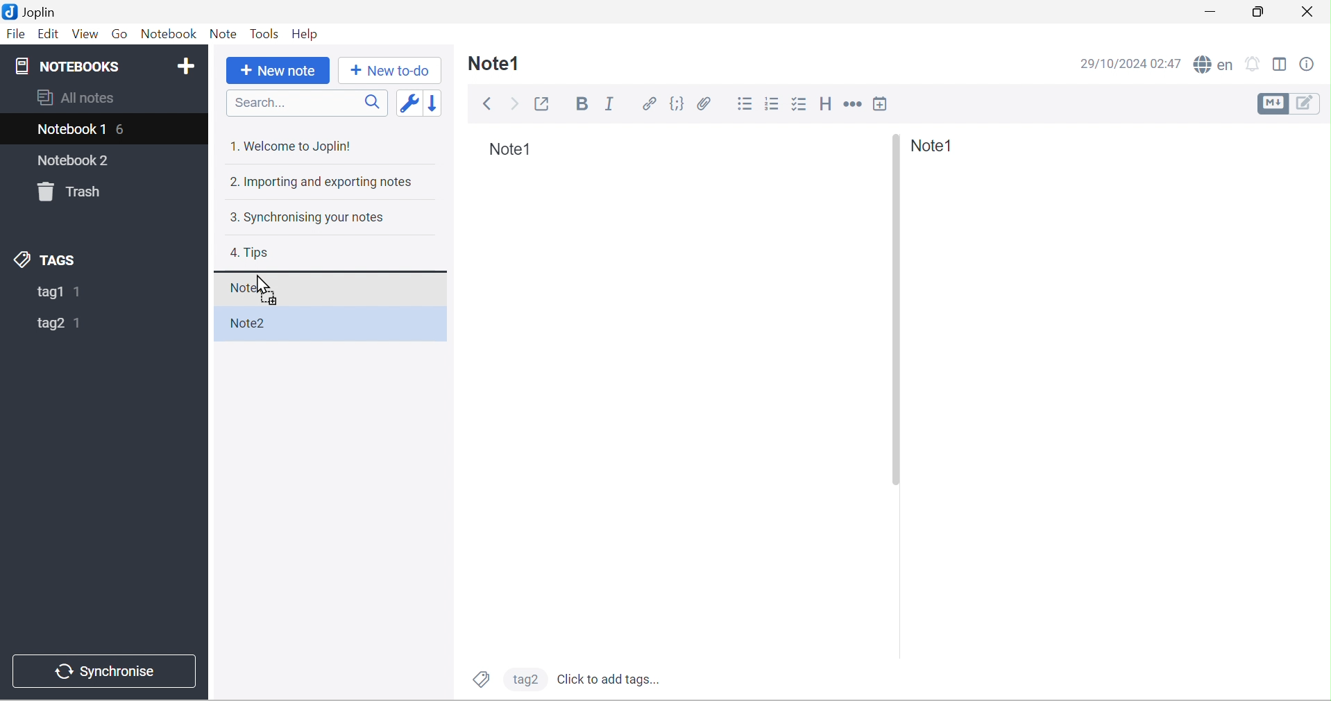 This screenshot has width=1331, height=701. What do you see at coordinates (68, 192) in the screenshot?
I see `Trash` at bounding box center [68, 192].